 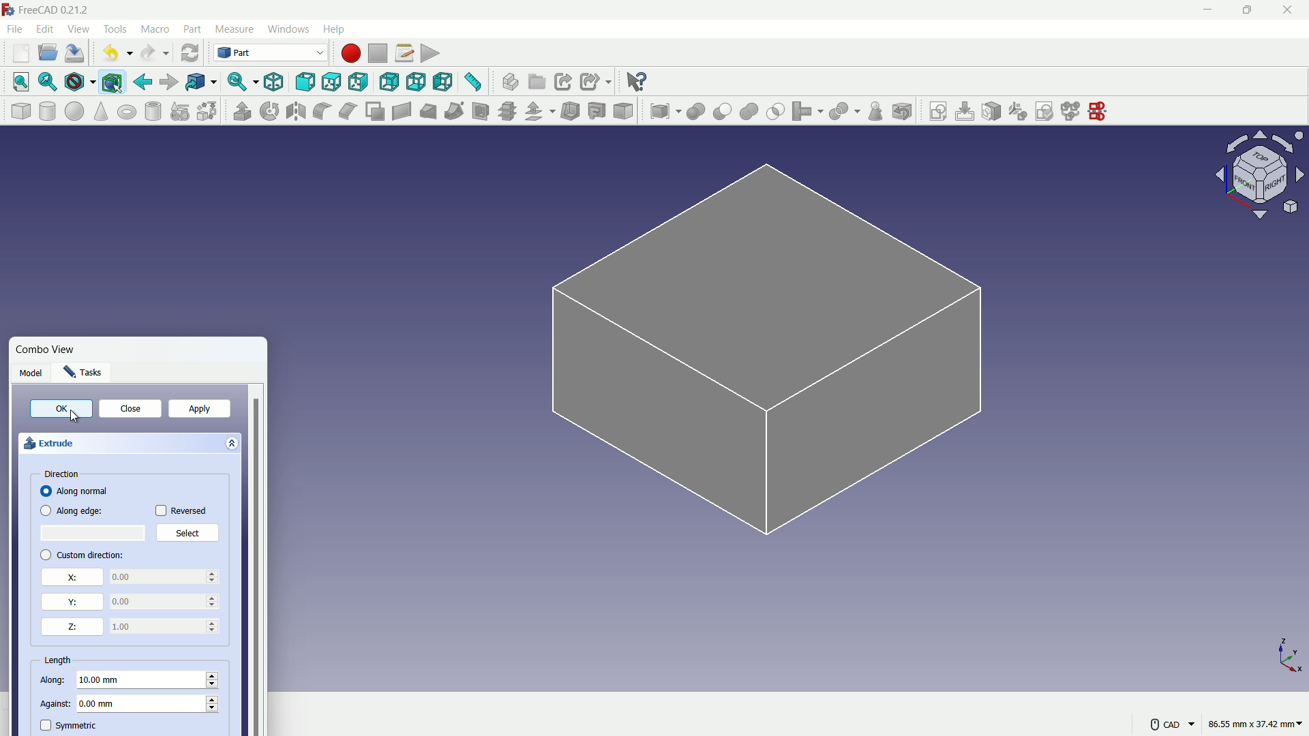 I want to click on create primitive, so click(x=181, y=112).